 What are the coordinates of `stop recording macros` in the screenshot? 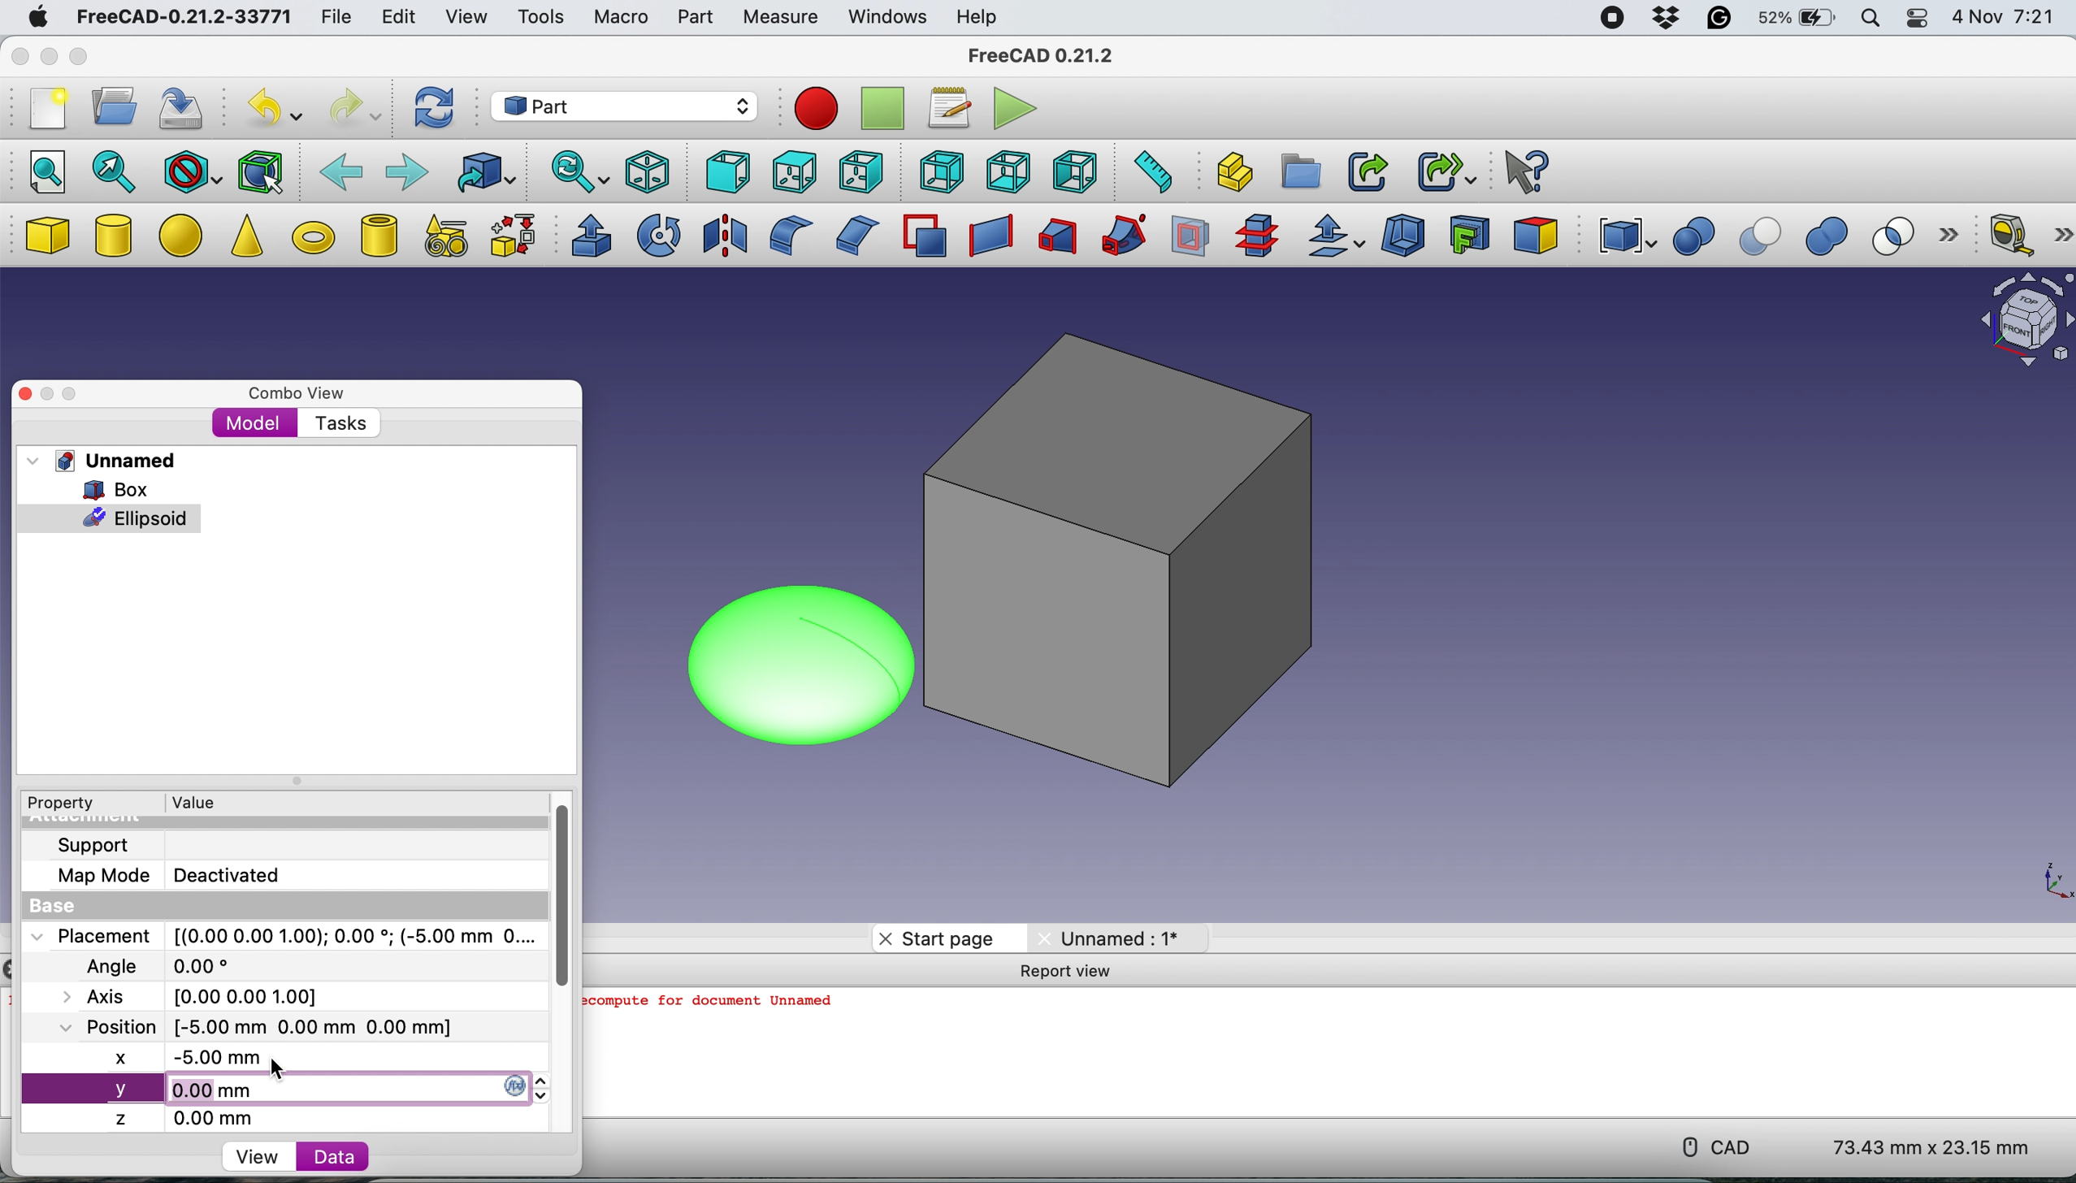 It's located at (885, 110).